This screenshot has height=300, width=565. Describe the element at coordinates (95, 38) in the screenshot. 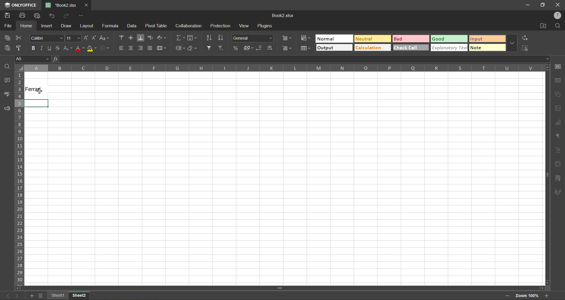

I see `decrement size` at that location.